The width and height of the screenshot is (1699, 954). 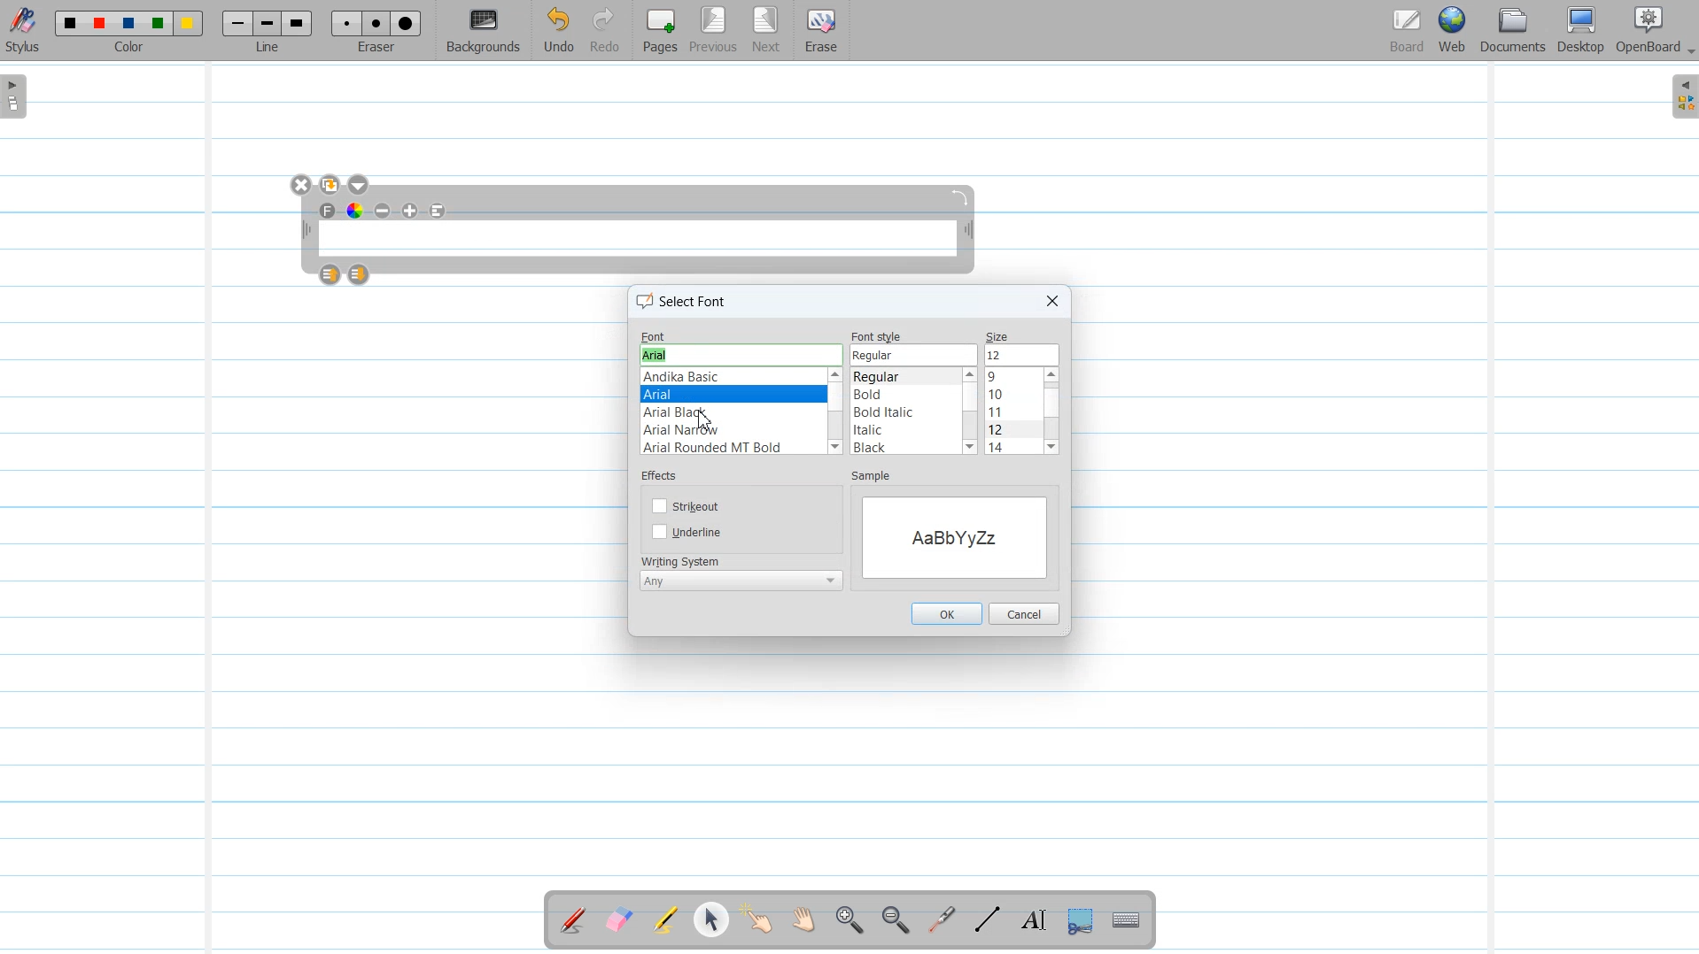 I want to click on Font name, so click(x=740, y=347).